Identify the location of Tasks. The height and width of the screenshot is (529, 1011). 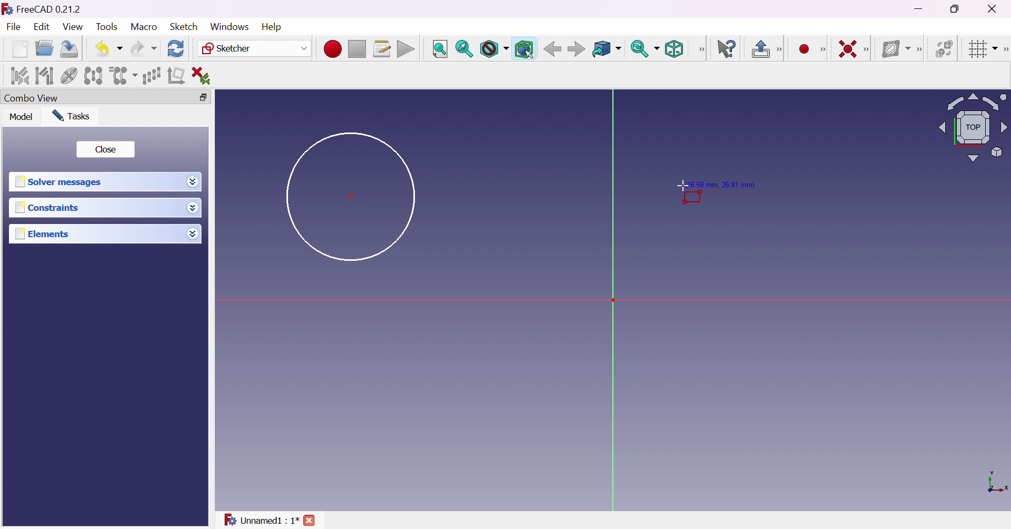
(71, 115).